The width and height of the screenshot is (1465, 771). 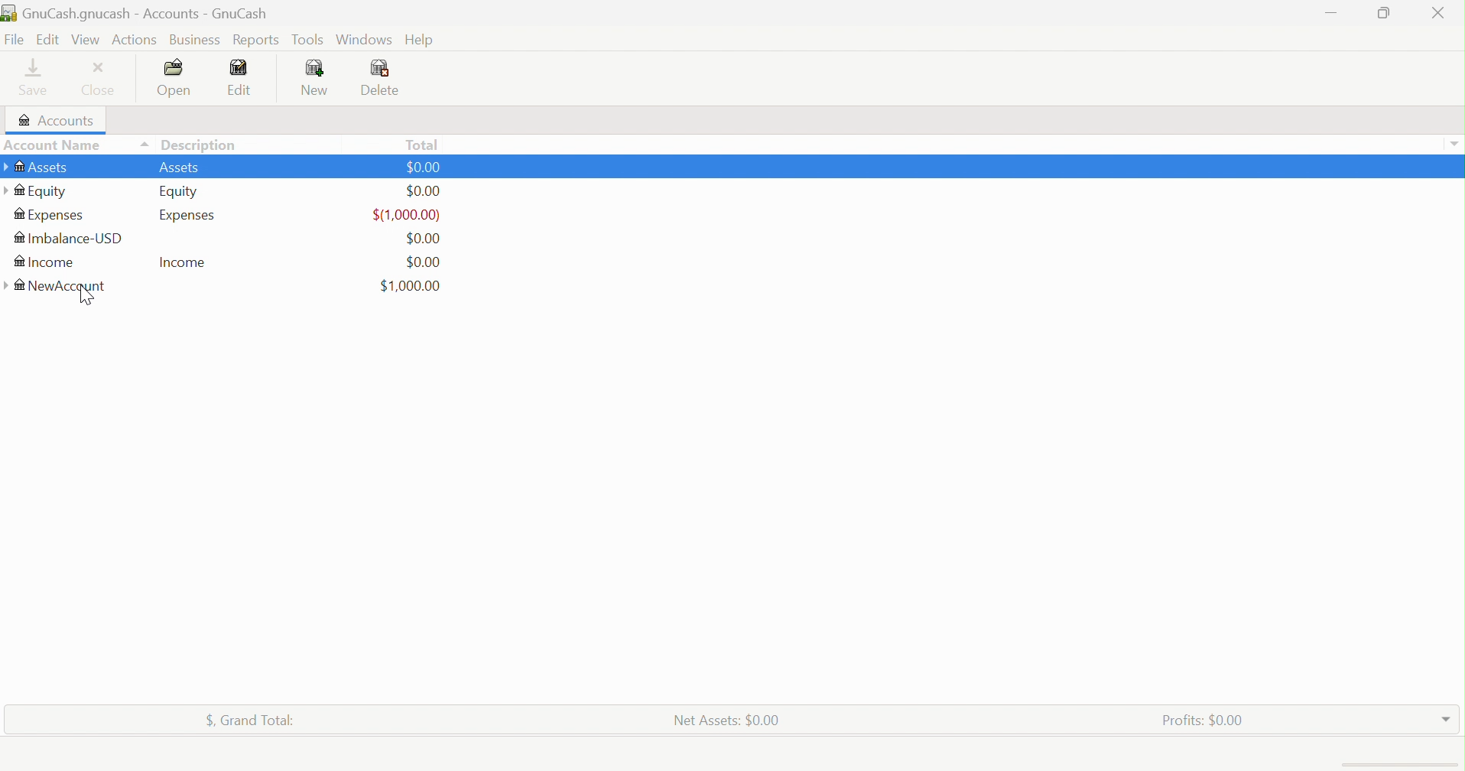 I want to click on Income, so click(x=43, y=264).